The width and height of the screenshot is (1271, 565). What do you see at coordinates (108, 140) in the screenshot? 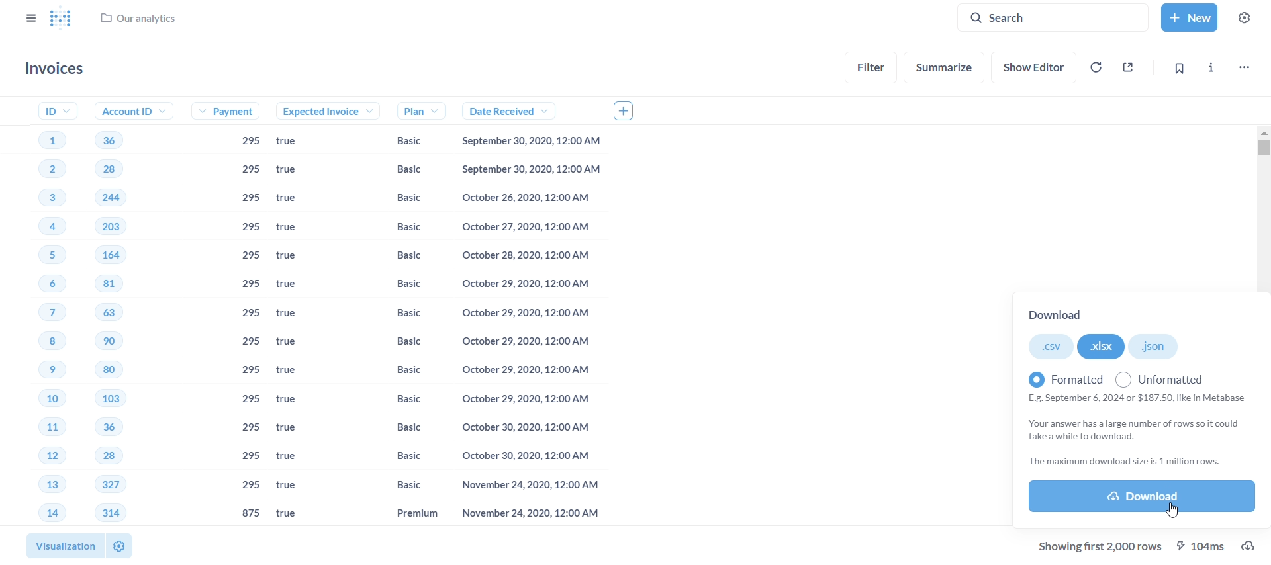
I see `36` at bounding box center [108, 140].